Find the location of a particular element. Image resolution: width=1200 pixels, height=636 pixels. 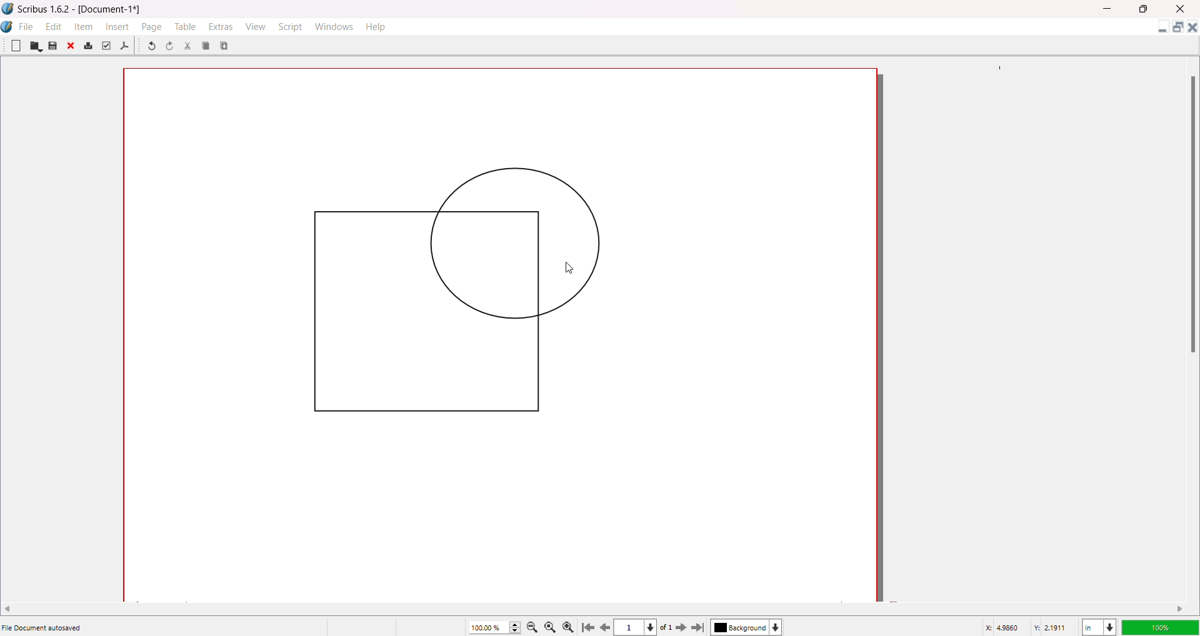

Zoom Increase/Decrease is located at coordinates (517, 625).